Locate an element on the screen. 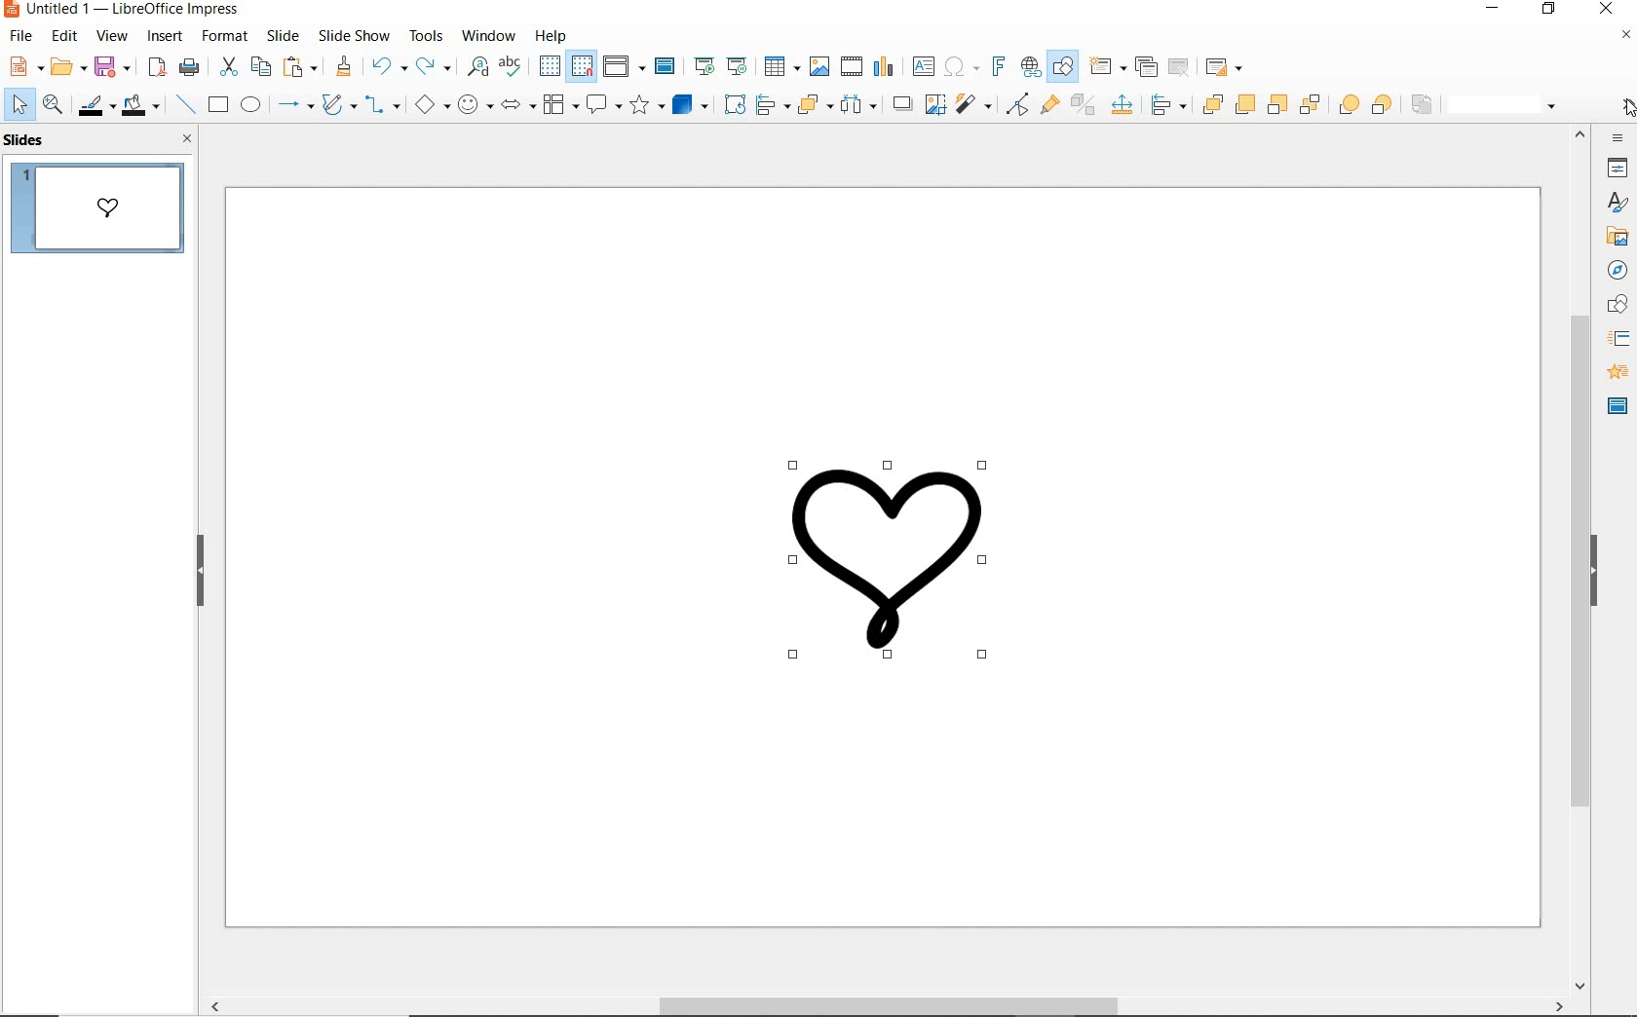 This screenshot has height=1017, width=1637. spelling is located at coordinates (512, 66).